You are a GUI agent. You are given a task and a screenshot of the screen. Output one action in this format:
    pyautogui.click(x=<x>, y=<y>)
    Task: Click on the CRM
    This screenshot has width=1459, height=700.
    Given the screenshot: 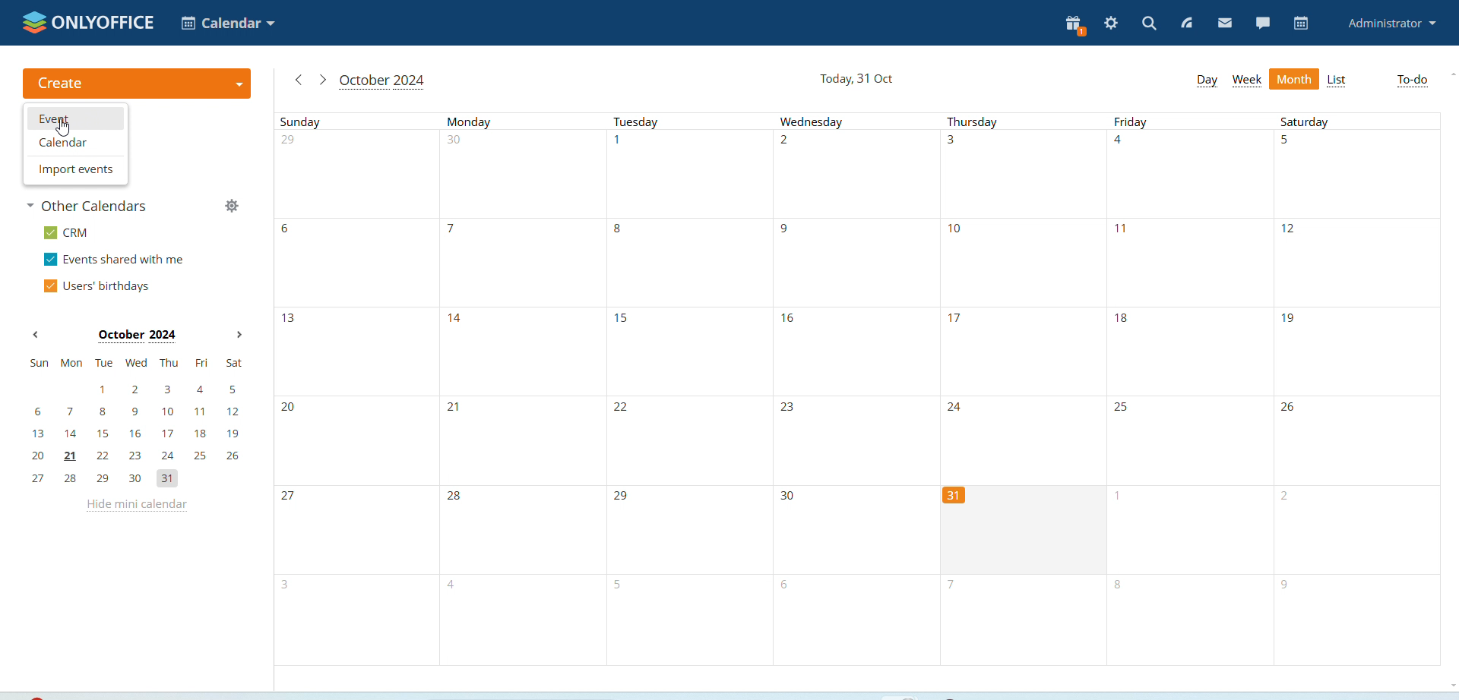 What is the action you would take?
    pyautogui.click(x=68, y=232)
    